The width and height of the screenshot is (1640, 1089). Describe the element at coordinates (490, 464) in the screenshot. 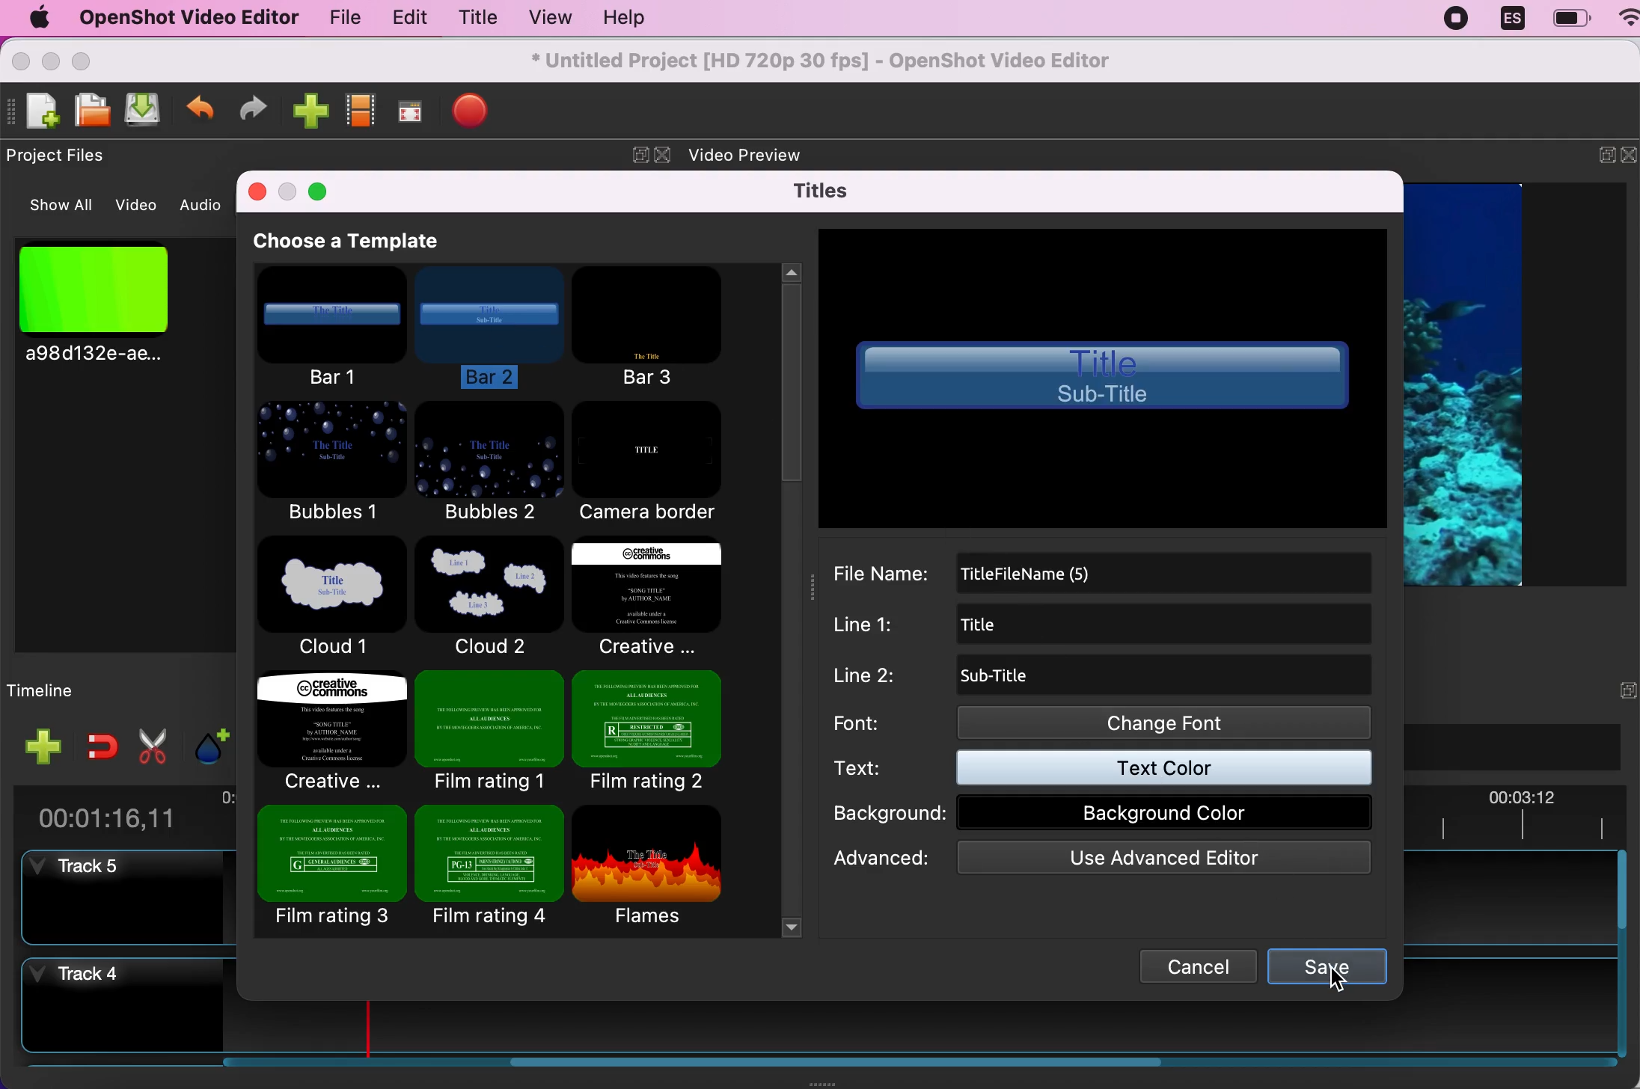

I see `bubbles 2` at that location.